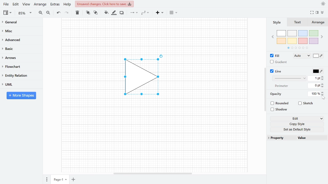 The height and width of the screenshot is (184, 328). I want to click on To back, so click(95, 12).